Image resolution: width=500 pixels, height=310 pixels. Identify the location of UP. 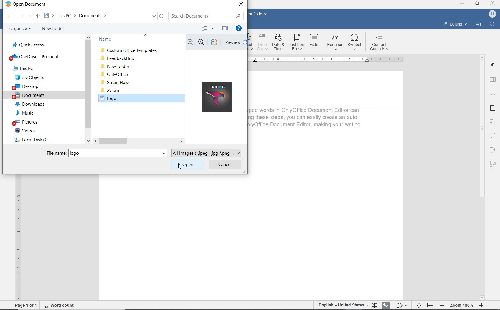
(37, 16).